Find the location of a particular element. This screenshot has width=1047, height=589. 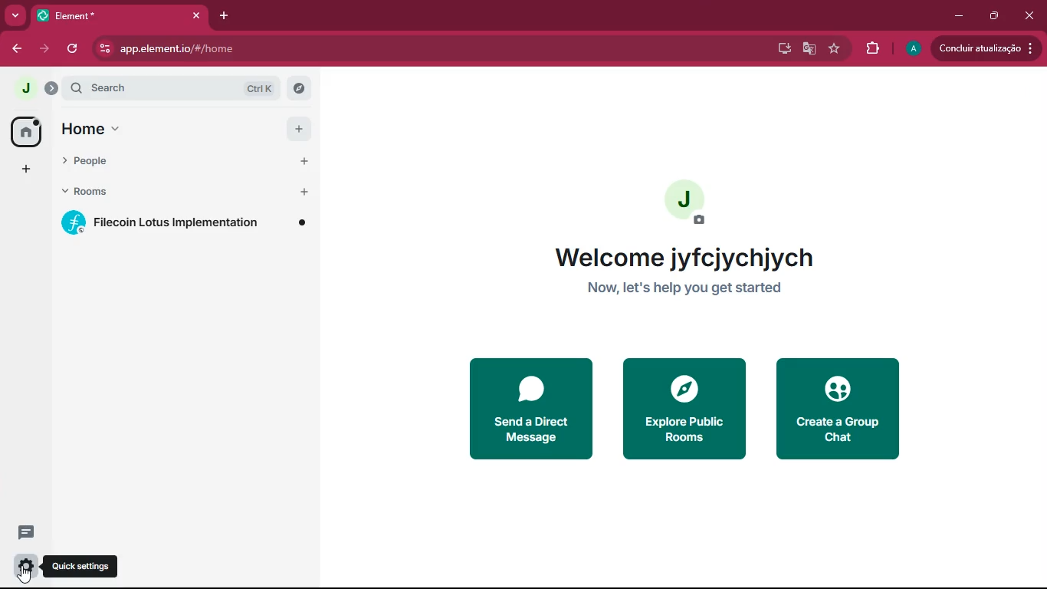

add is located at coordinates (299, 128).